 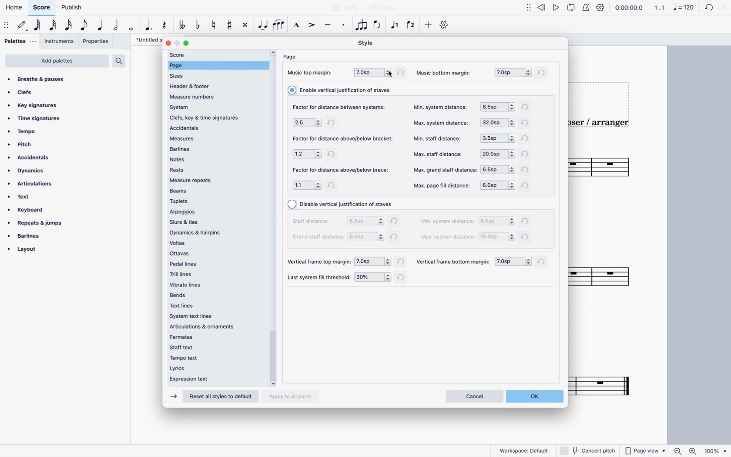 What do you see at coordinates (296, 26) in the screenshot?
I see `marcatto` at bounding box center [296, 26].